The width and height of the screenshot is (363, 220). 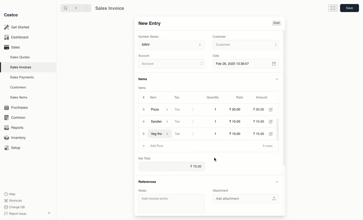 What do you see at coordinates (172, 65) in the screenshot?
I see `Account` at bounding box center [172, 65].